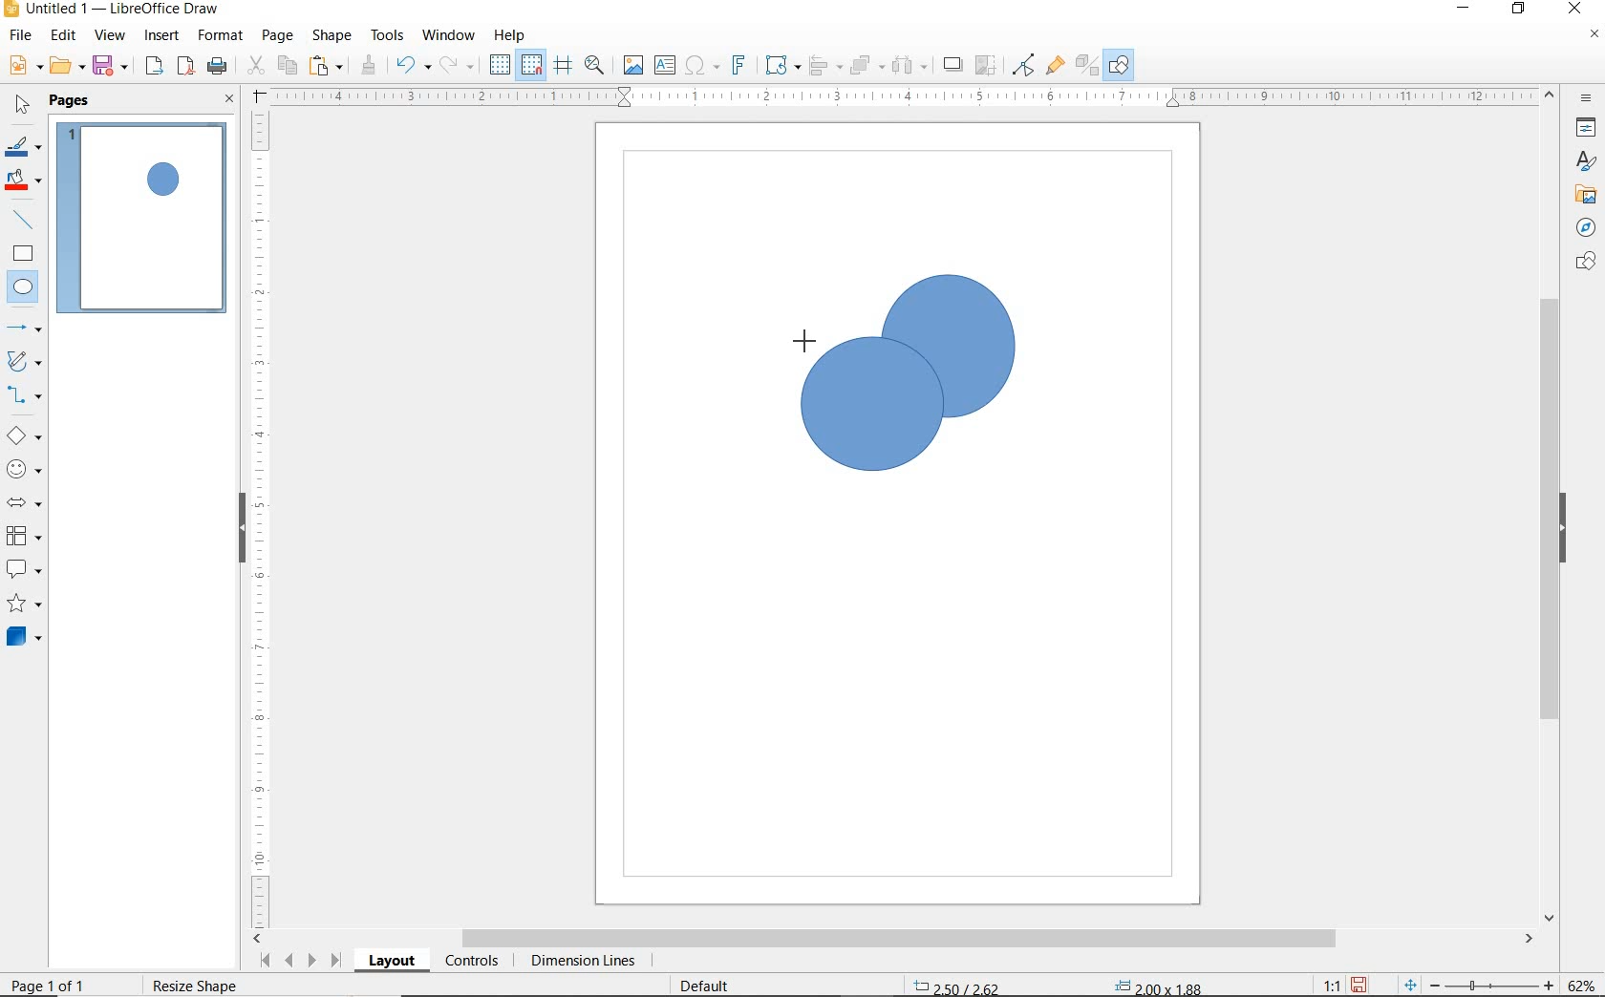 Image resolution: width=1605 pixels, height=997 pixels. I want to click on EDIT, so click(64, 35).